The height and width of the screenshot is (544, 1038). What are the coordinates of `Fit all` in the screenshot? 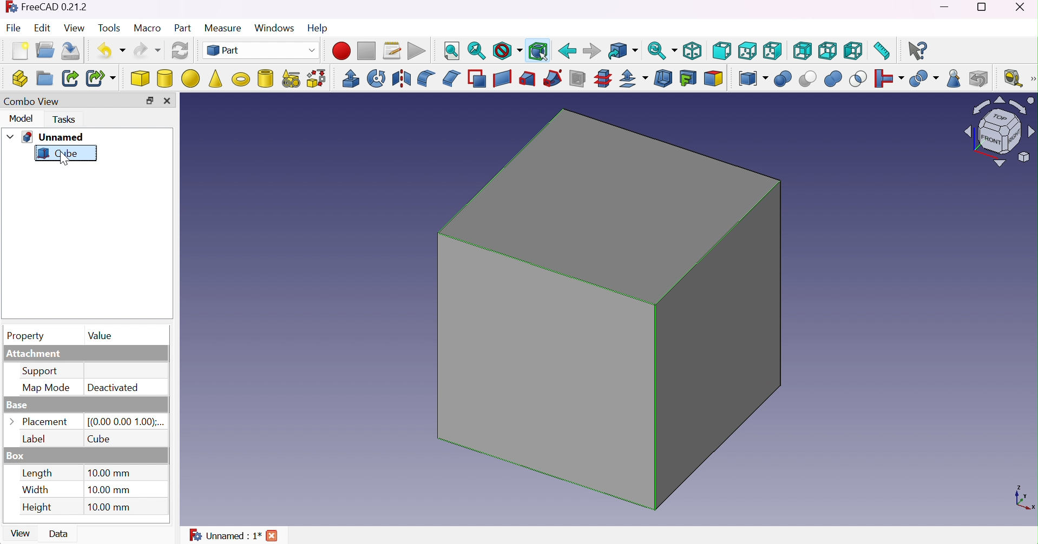 It's located at (451, 51).